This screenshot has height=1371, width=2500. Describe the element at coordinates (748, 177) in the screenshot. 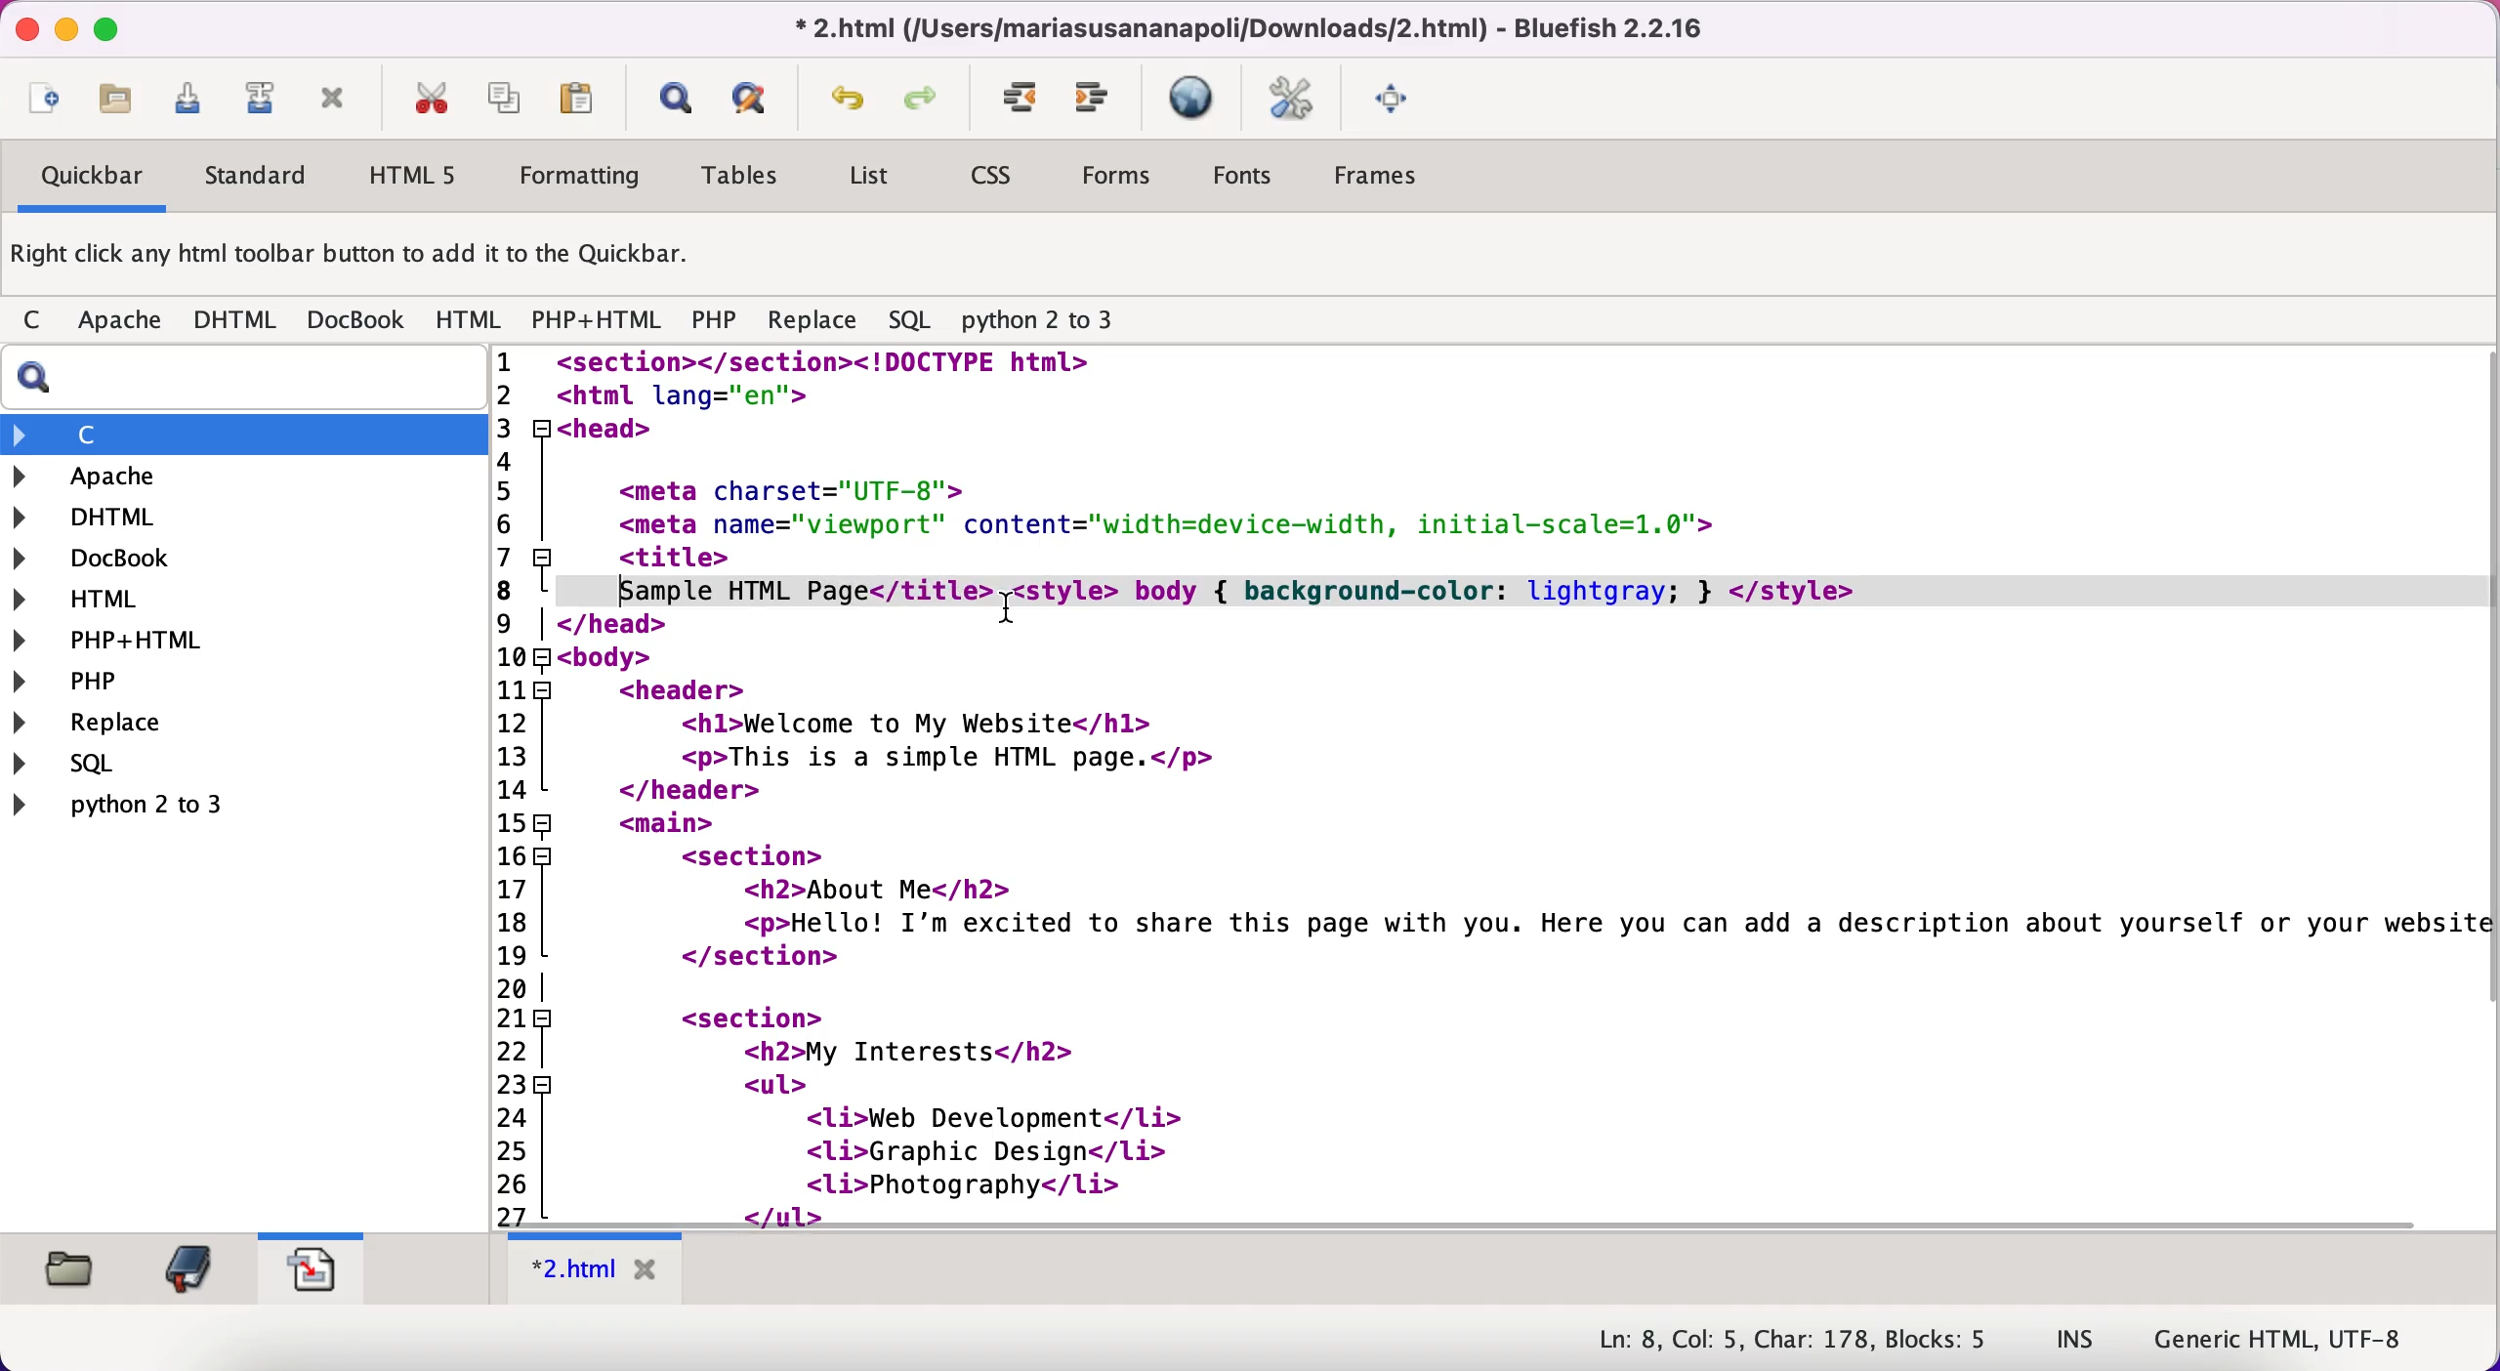

I see `tables` at that location.